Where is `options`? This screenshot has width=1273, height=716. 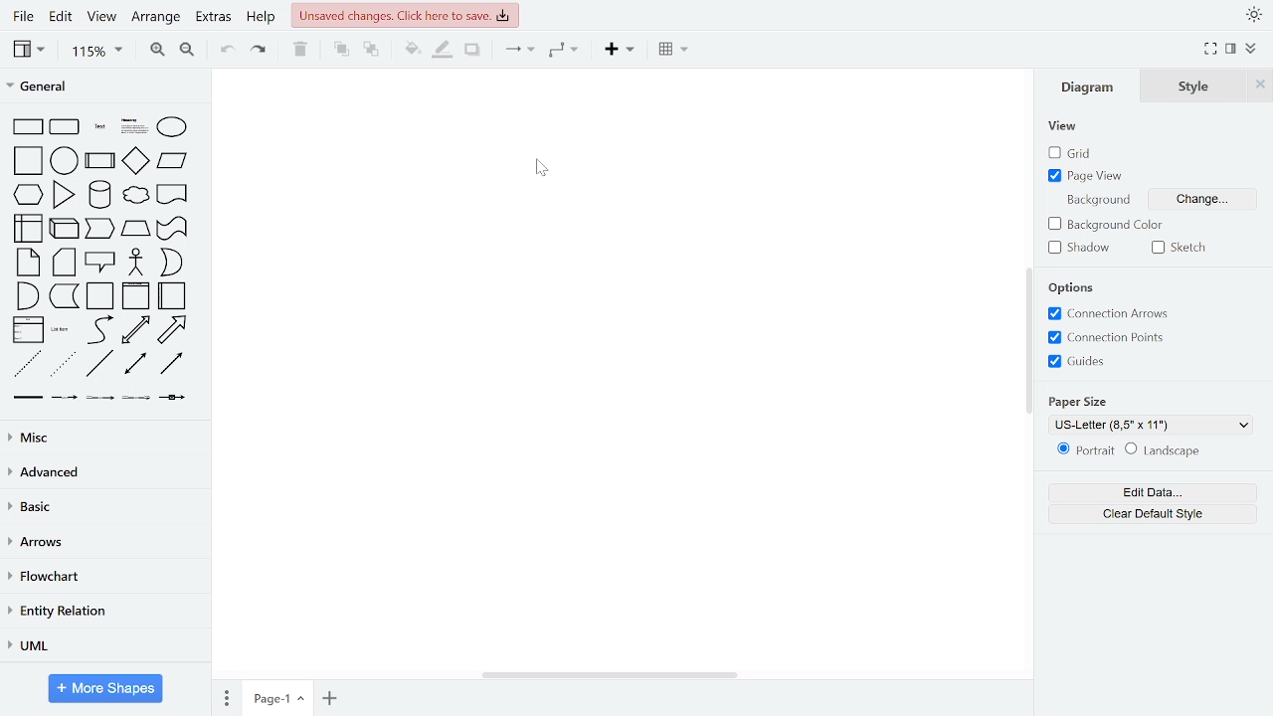
options is located at coordinates (1074, 287).